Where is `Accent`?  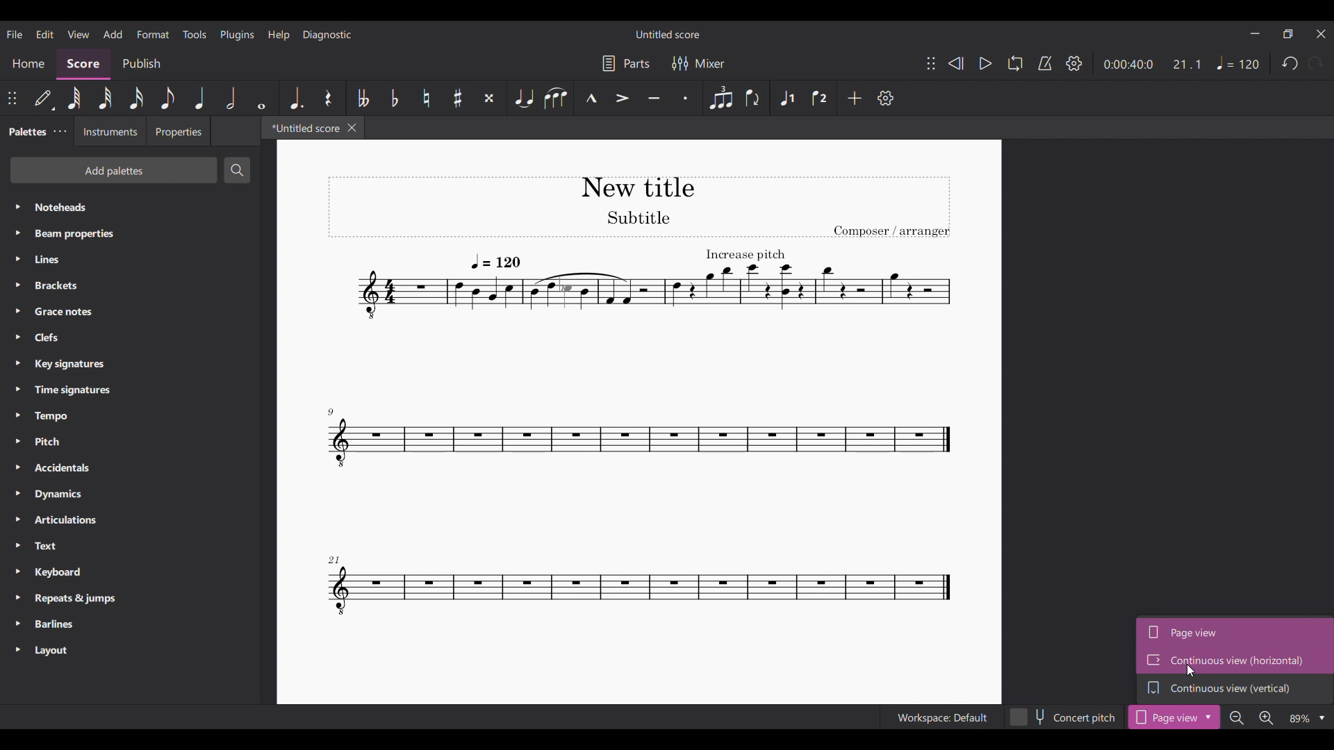 Accent is located at coordinates (623, 97).